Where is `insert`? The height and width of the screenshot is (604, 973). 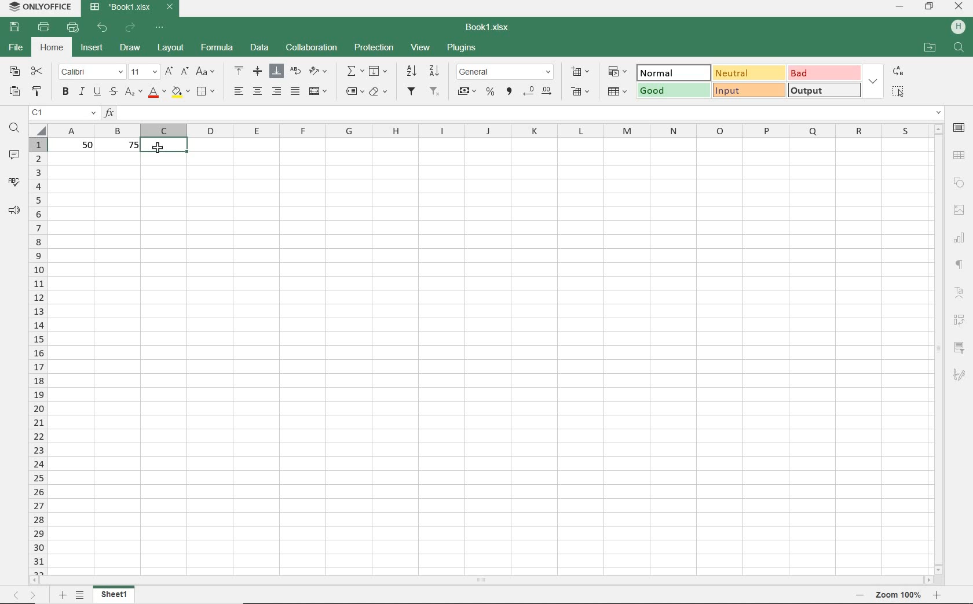
insert is located at coordinates (92, 48).